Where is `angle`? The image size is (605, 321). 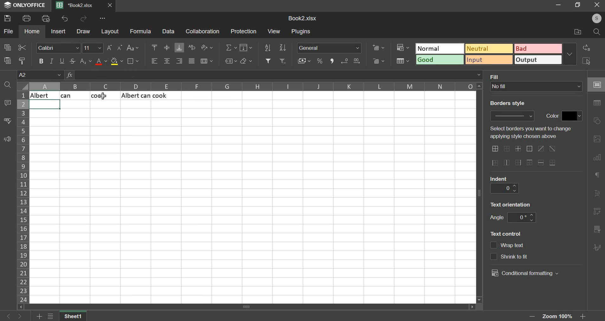 angle is located at coordinates (522, 217).